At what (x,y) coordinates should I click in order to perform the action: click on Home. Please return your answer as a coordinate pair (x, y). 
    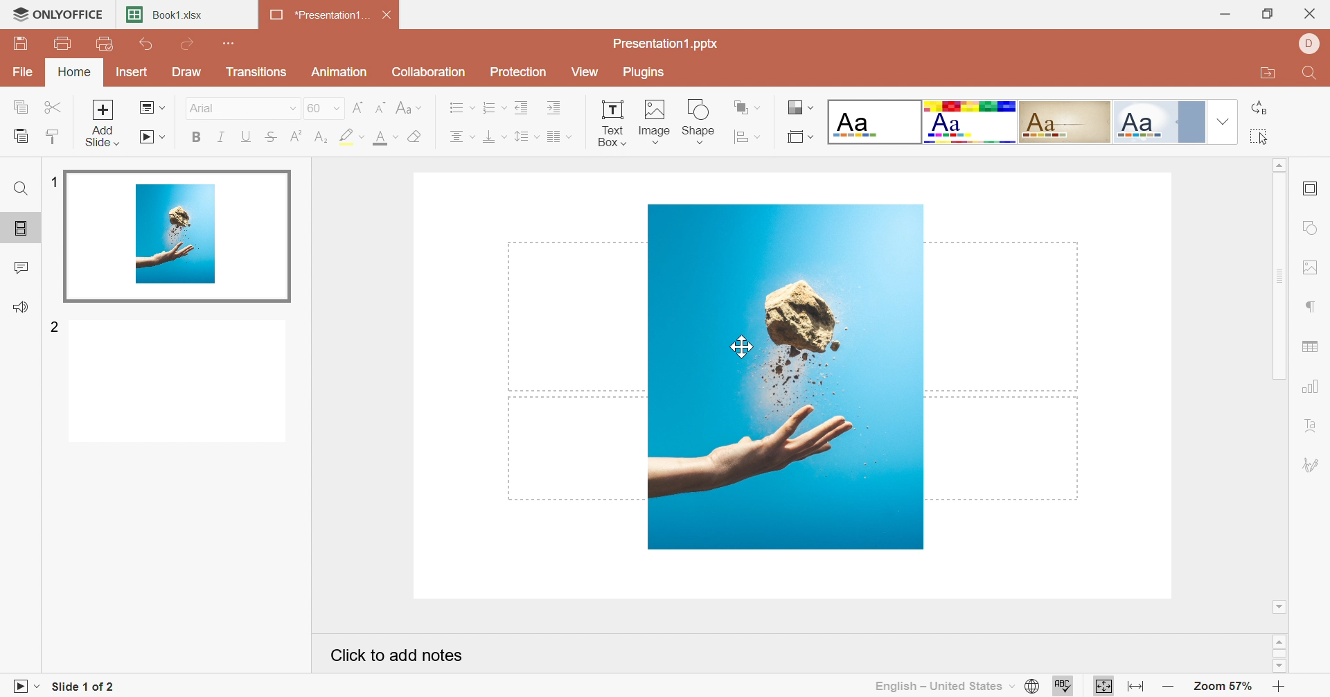
    Looking at the image, I should click on (76, 73).